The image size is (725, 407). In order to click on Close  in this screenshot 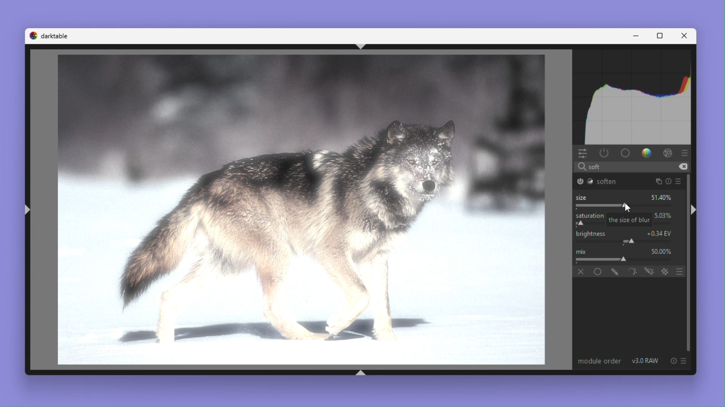, I will do `click(686, 35)`.